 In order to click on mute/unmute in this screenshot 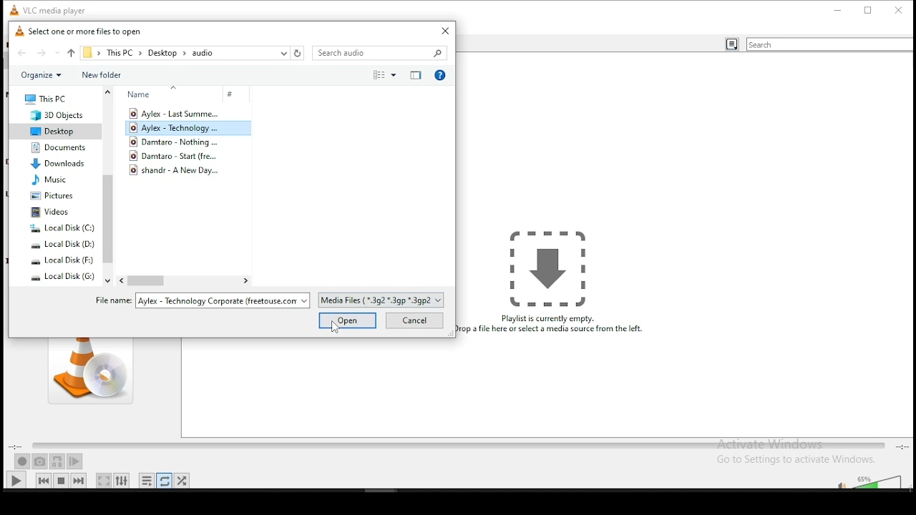, I will do `click(838, 483)`.